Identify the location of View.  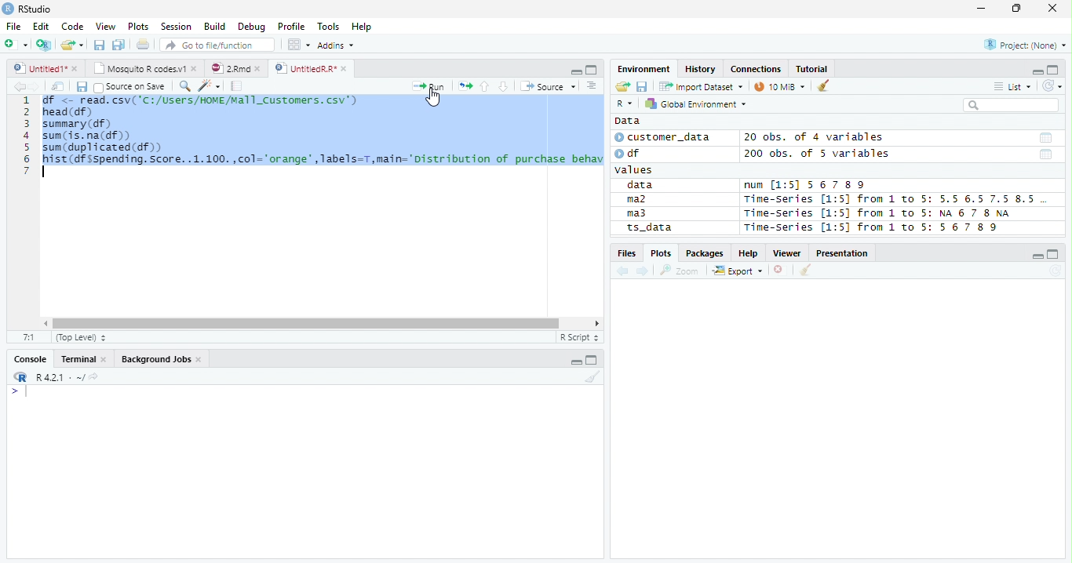
(107, 26).